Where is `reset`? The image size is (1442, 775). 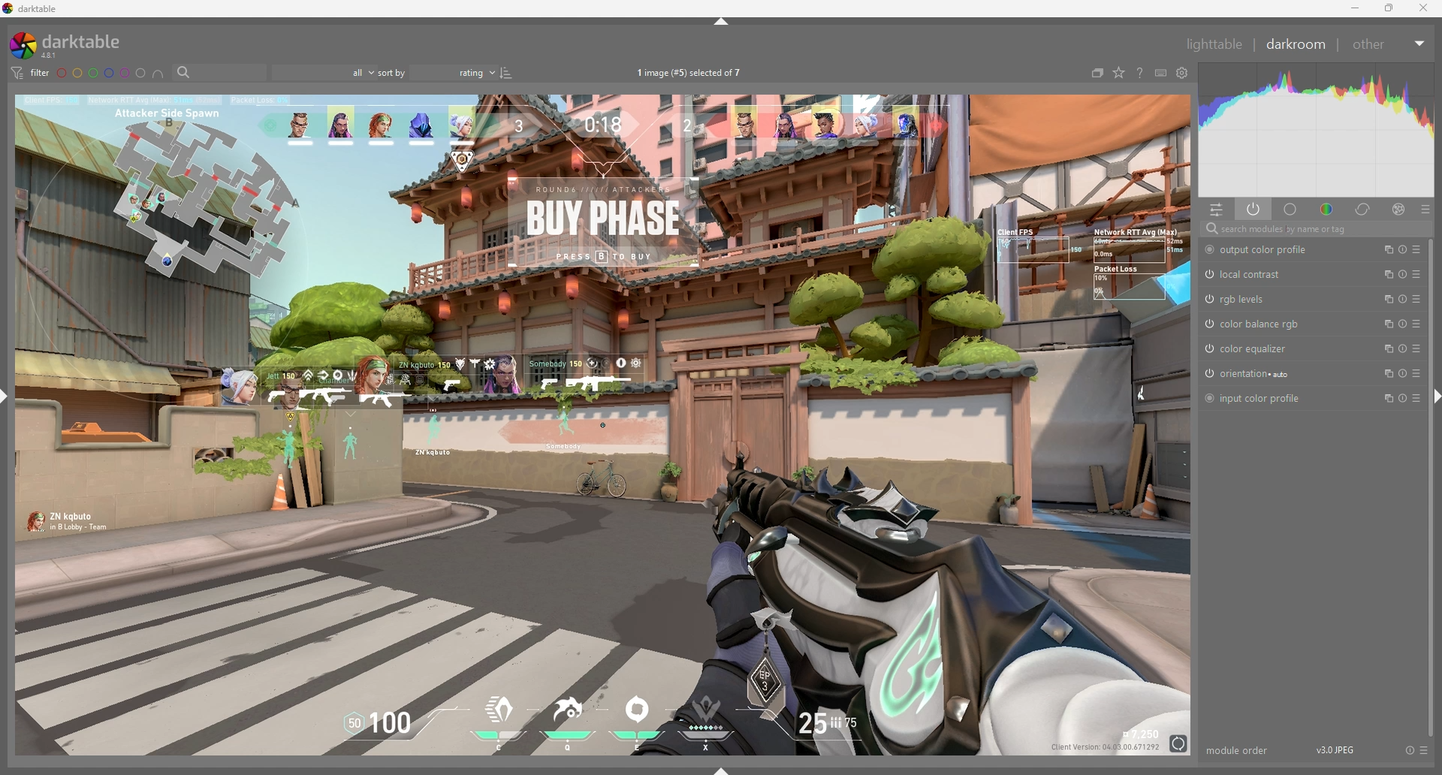 reset is located at coordinates (1404, 373).